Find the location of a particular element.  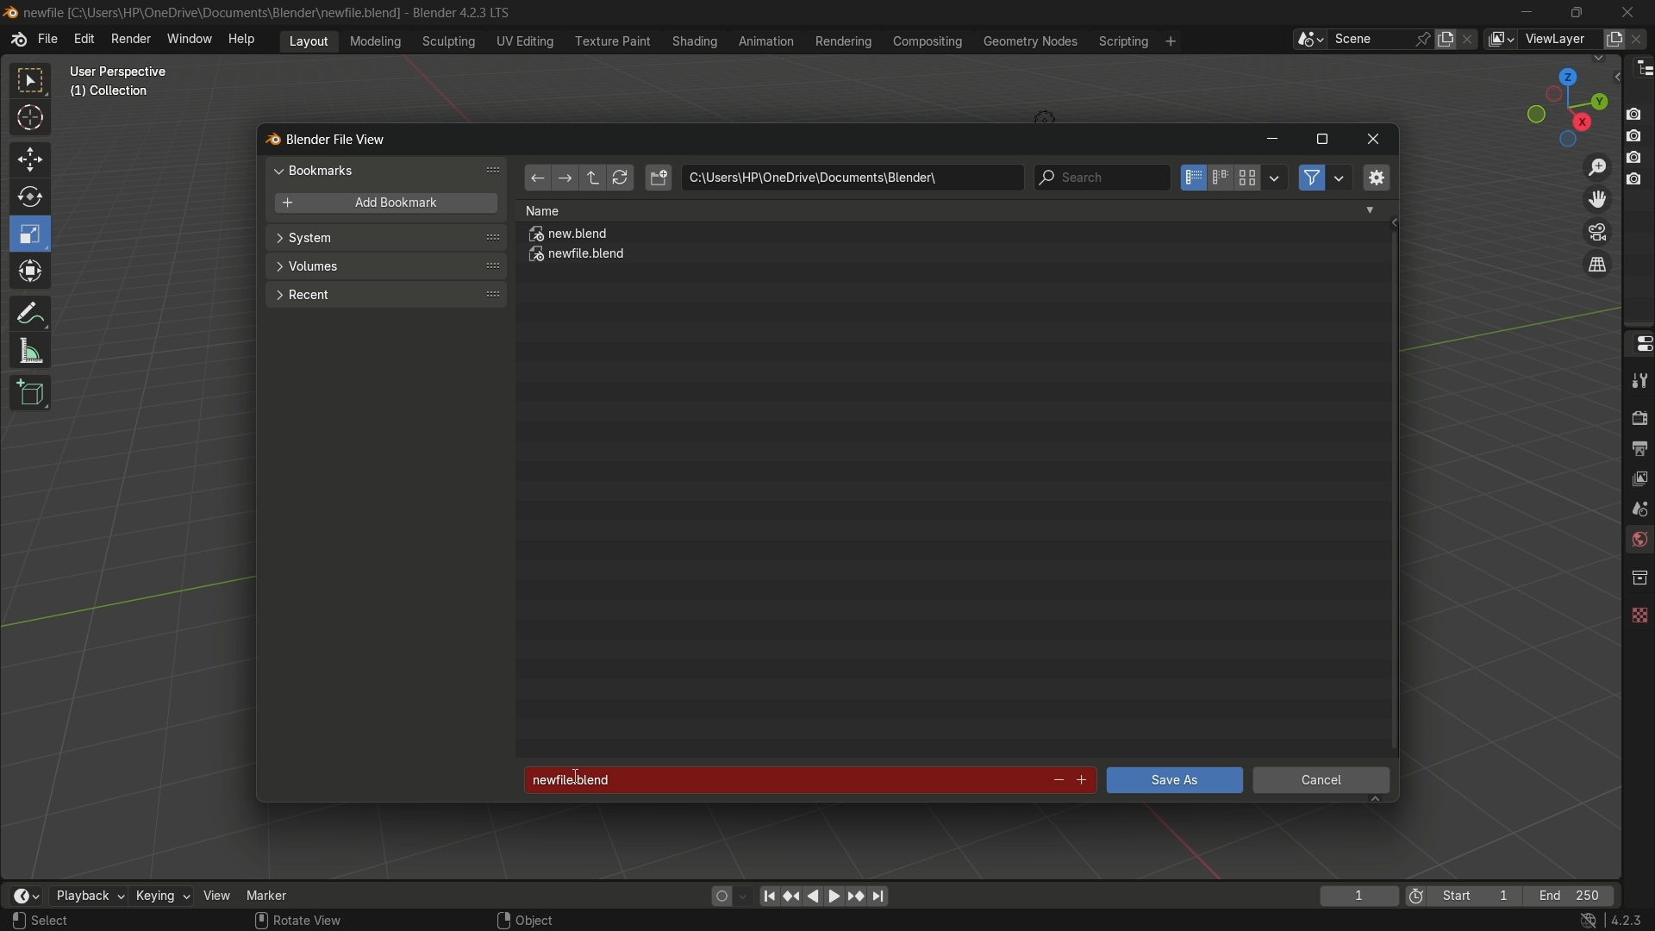

shading menu is located at coordinates (692, 41).